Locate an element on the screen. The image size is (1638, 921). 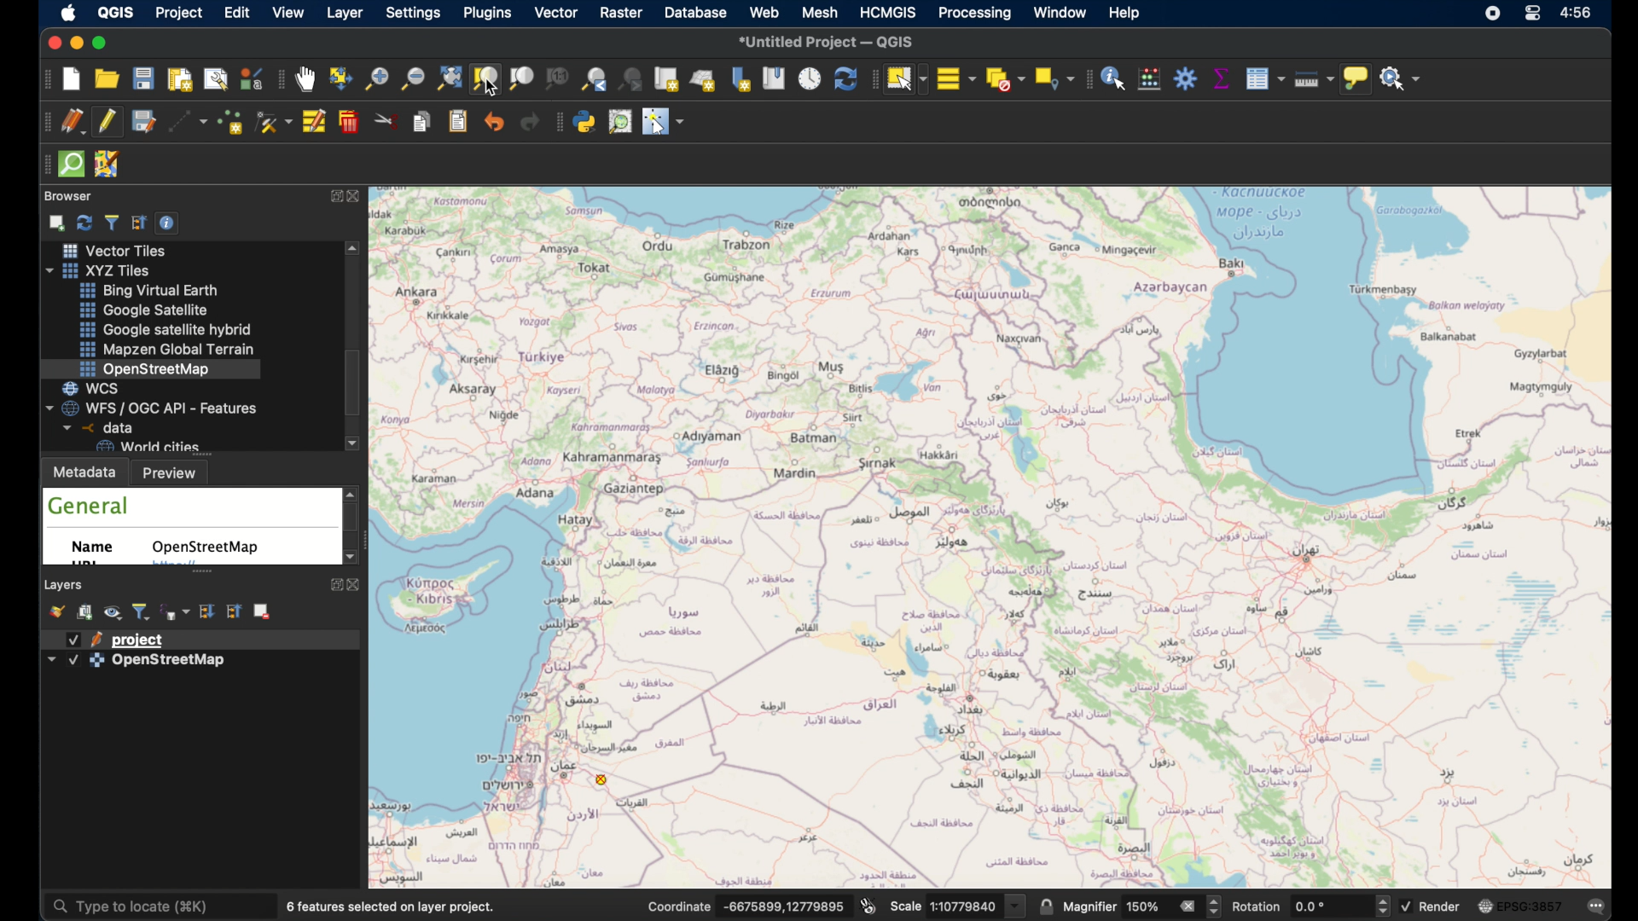
show attribute table is located at coordinates (1265, 78).